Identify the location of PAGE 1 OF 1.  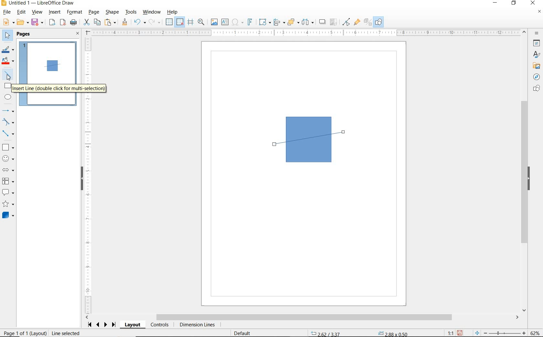
(23, 334).